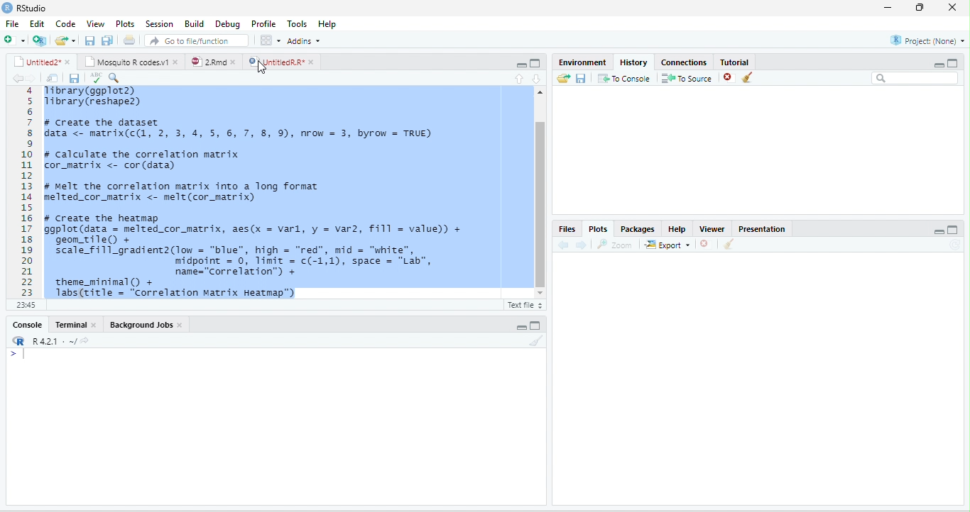 Image resolution: width=970 pixels, height=512 pixels. Describe the element at coordinates (539, 193) in the screenshot. I see `SLIDE BAR` at that location.